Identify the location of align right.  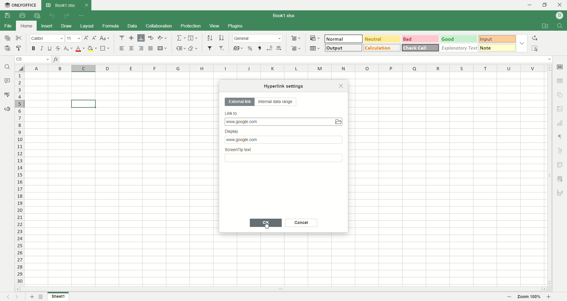
(142, 49).